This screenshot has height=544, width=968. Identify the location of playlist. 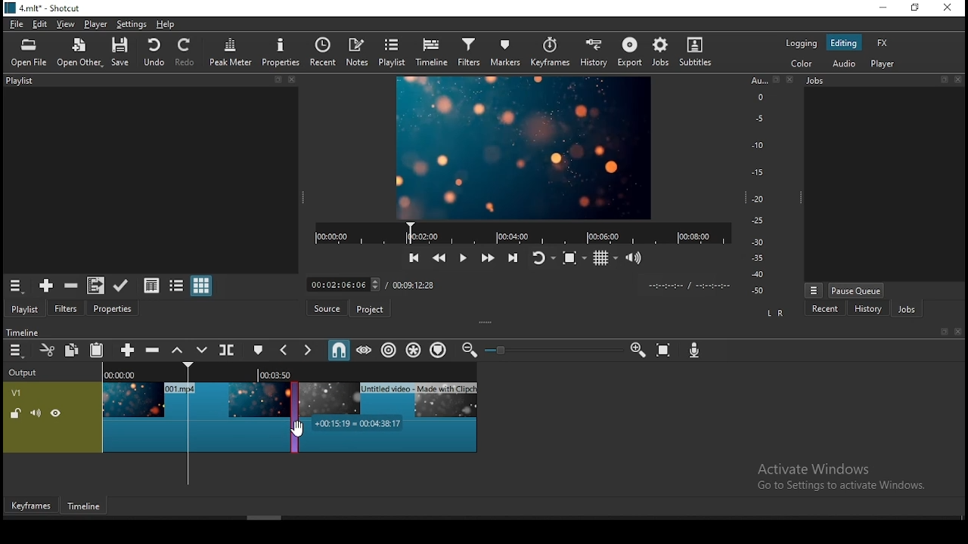
(25, 308).